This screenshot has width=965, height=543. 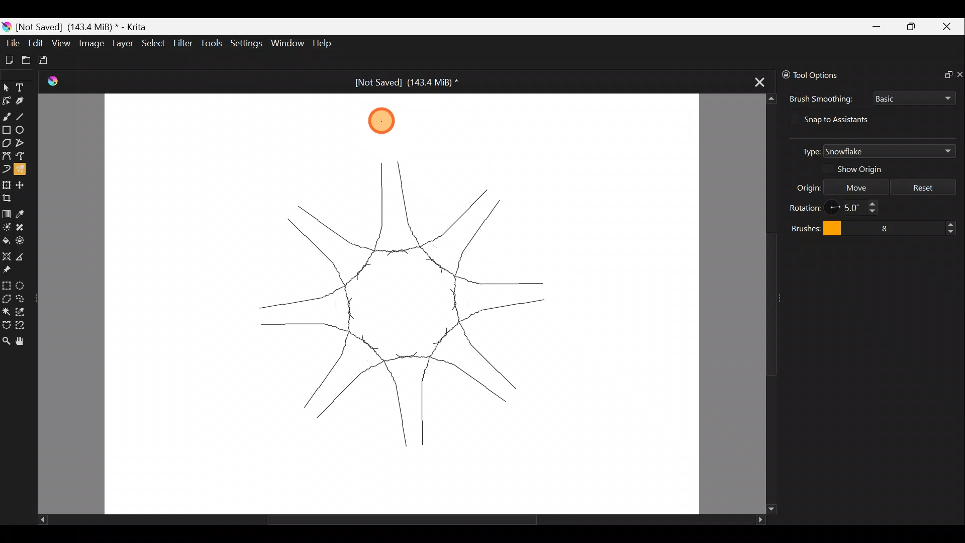 What do you see at coordinates (806, 150) in the screenshot?
I see `Type` at bounding box center [806, 150].